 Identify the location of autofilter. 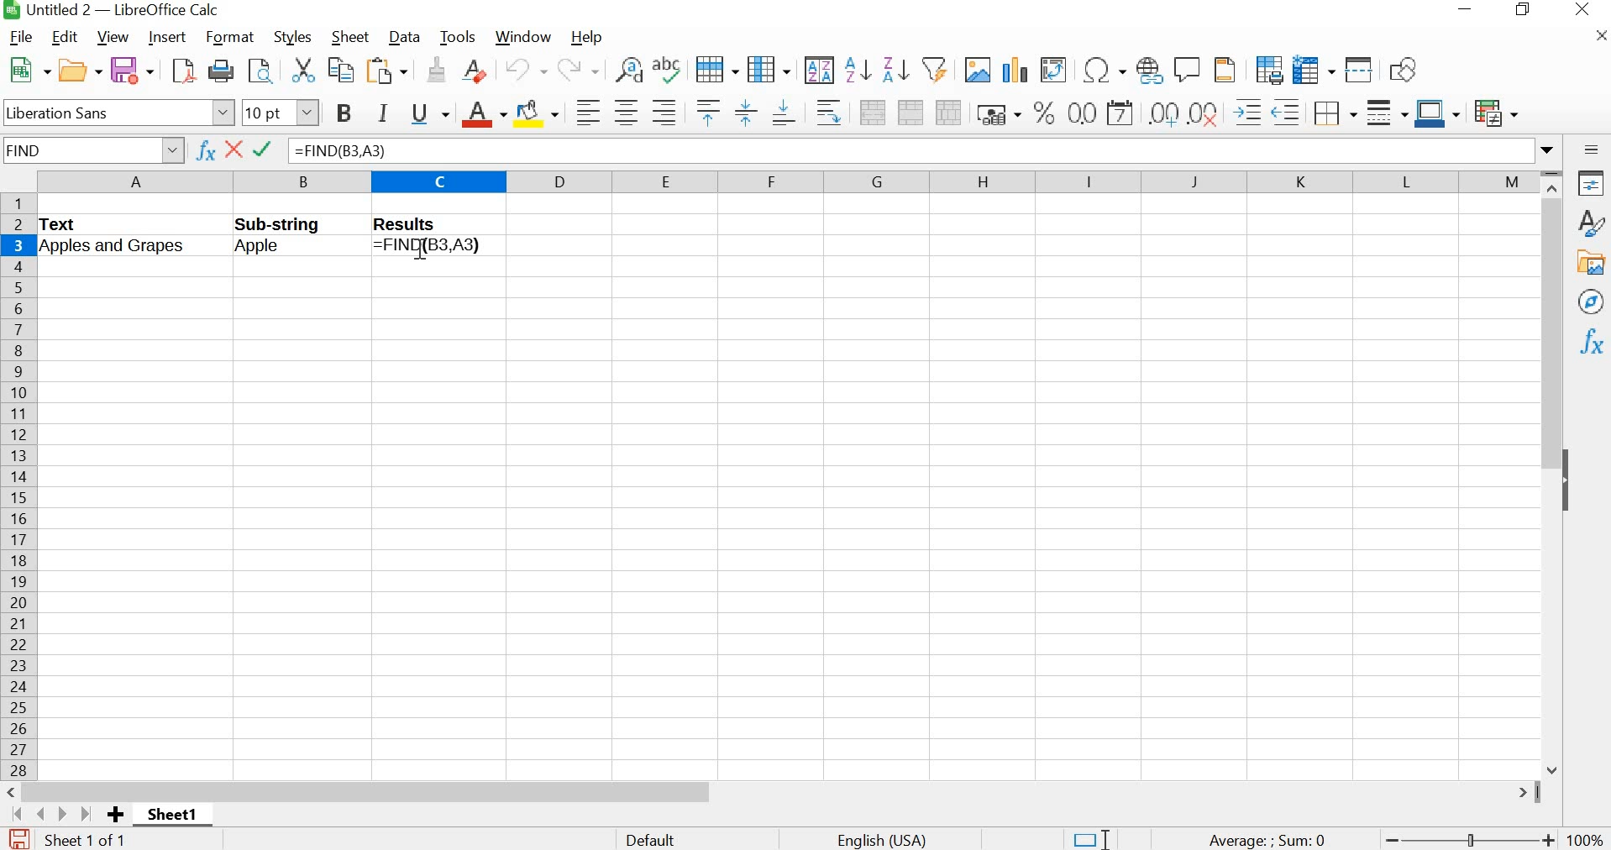
(934, 71).